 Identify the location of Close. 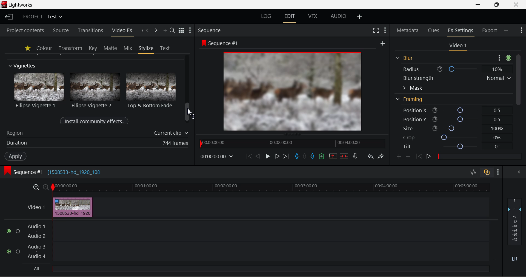
(516, 4).